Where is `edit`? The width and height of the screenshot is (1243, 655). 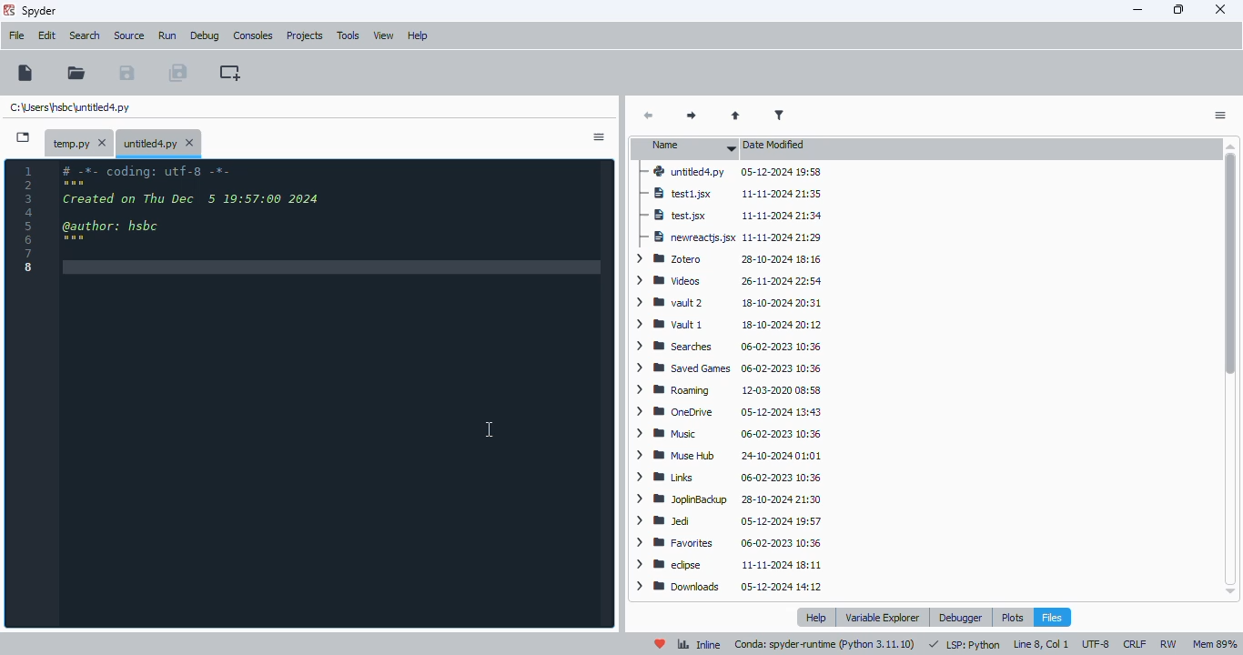
edit is located at coordinates (47, 35).